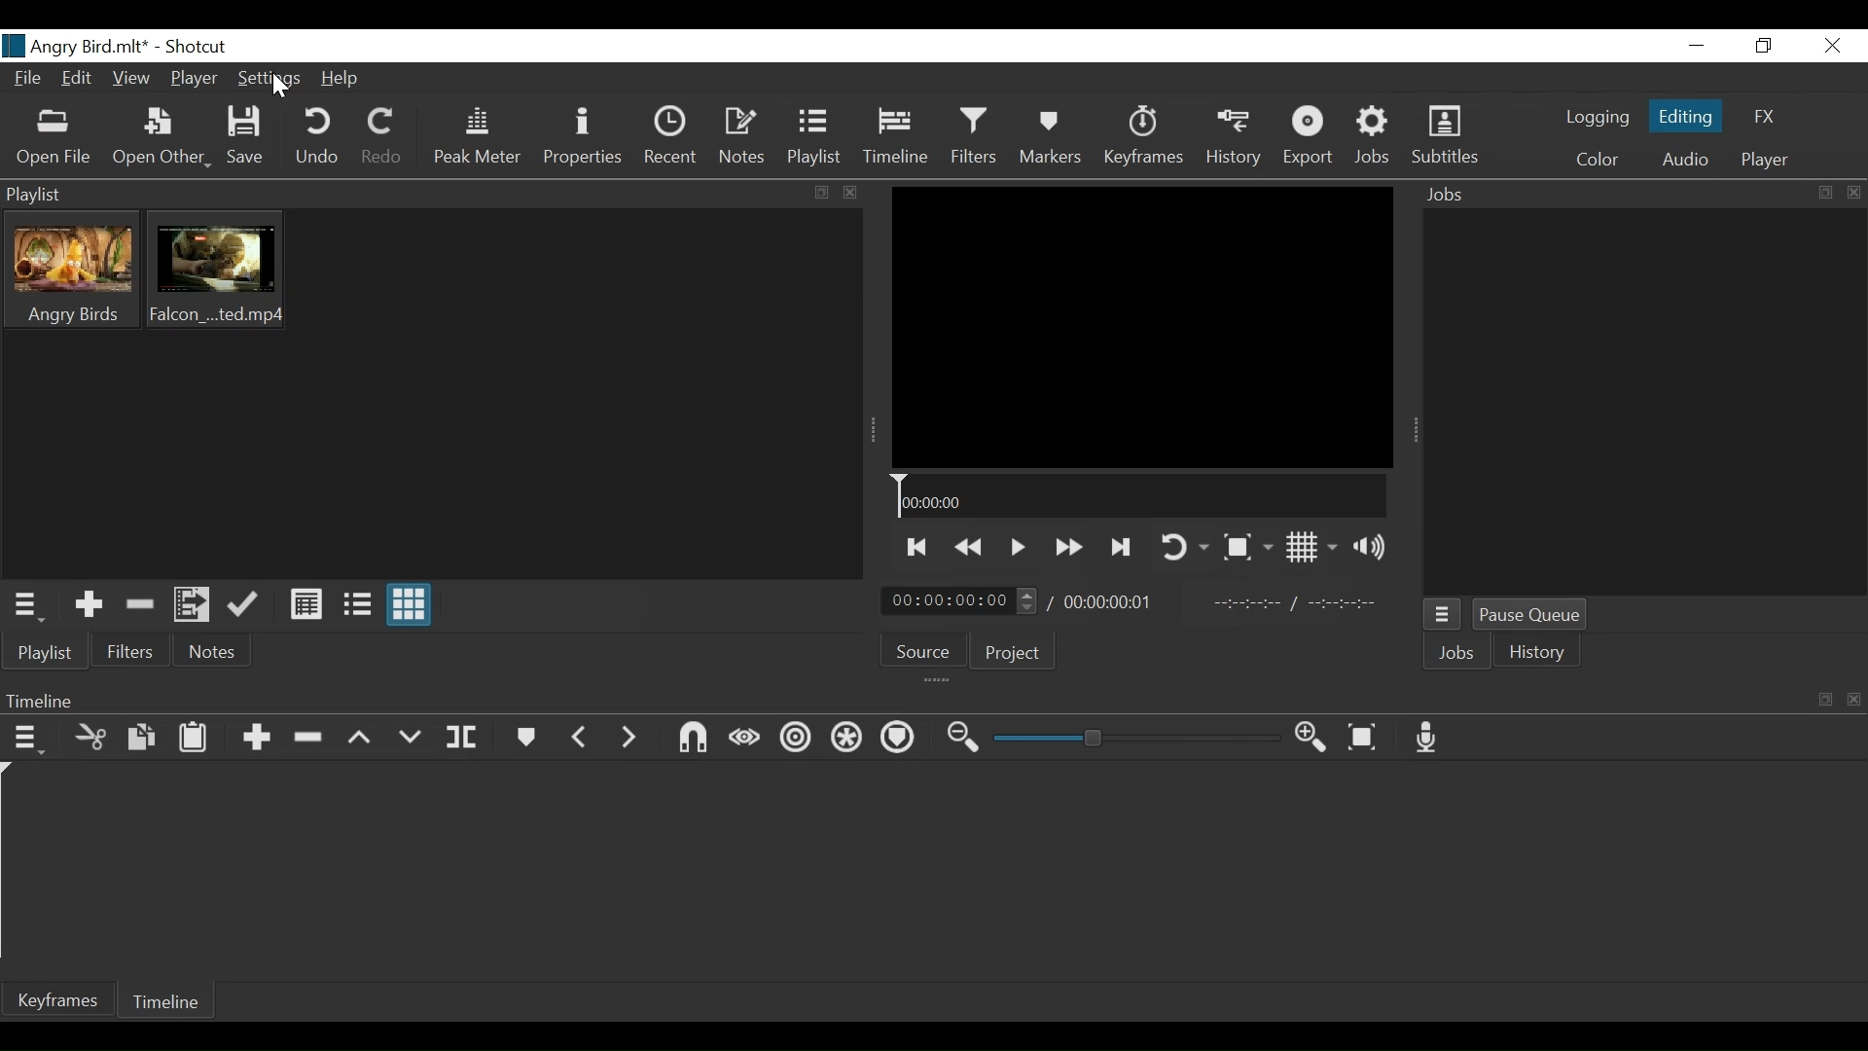 The width and height of the screenshot is (1868, 1051). What do you see at coordinates (1310, 136) in the screenshot?
I see `Export` at bounding box center [1310, 136].